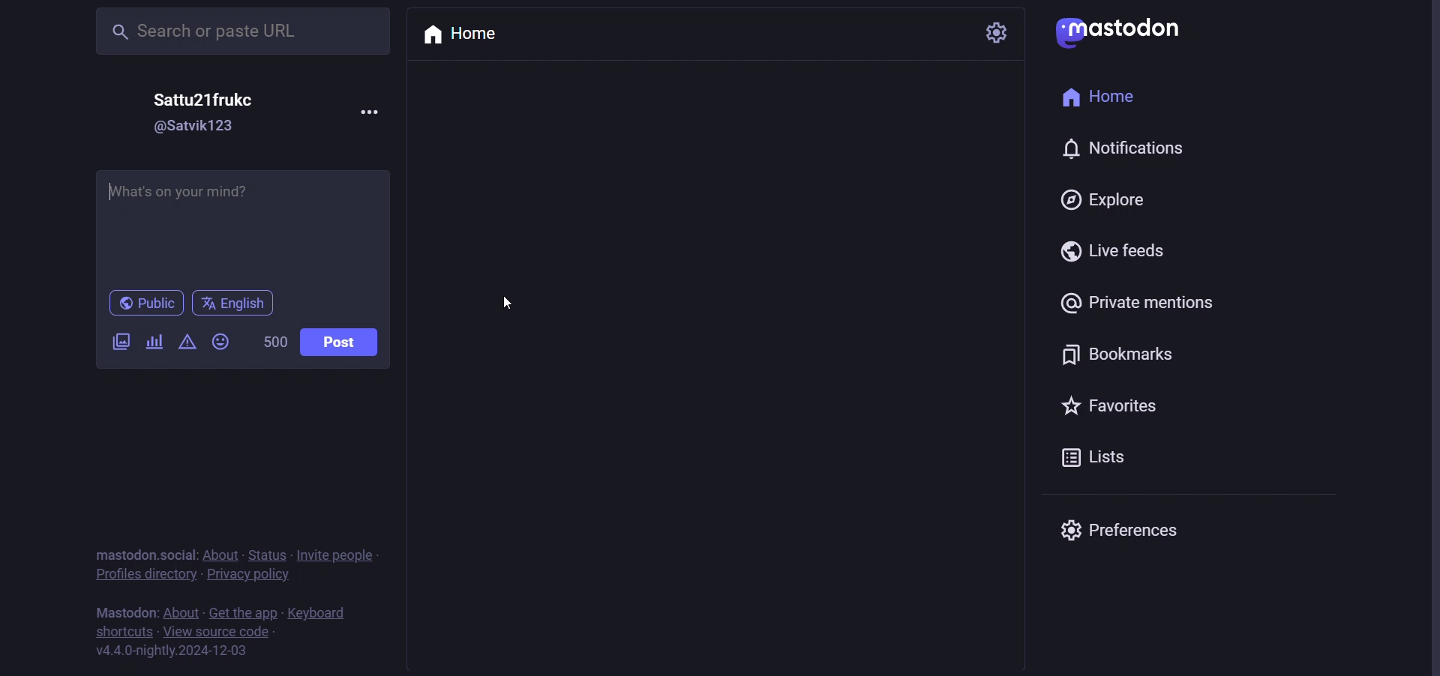 The width and height of the screenshot is (1440, 676). What do you see at coordinates (1132, 301) in the screenshot?
I see `private mention` at bounding box center [1132, 301].